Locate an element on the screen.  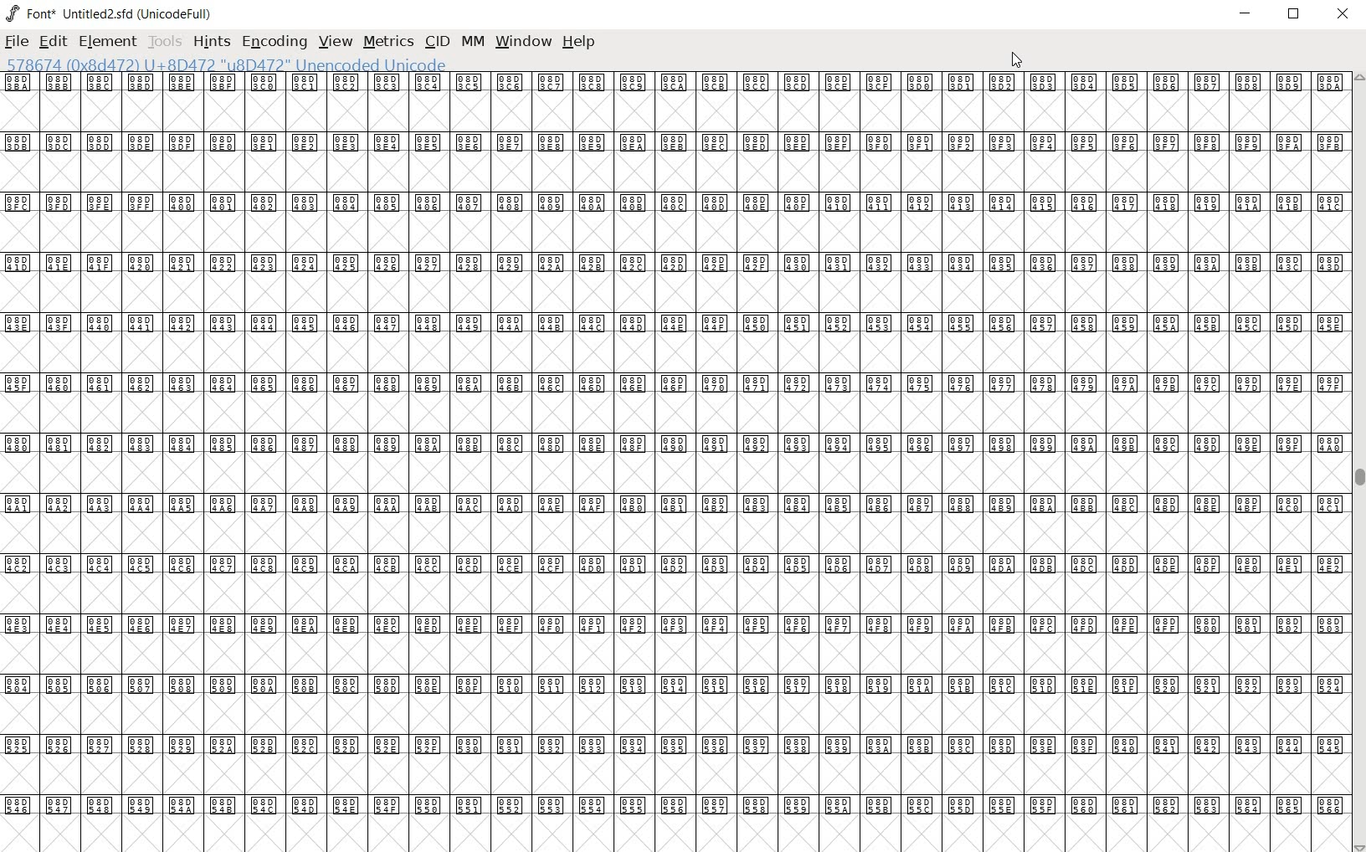
help is located at coordinates (580, 41).